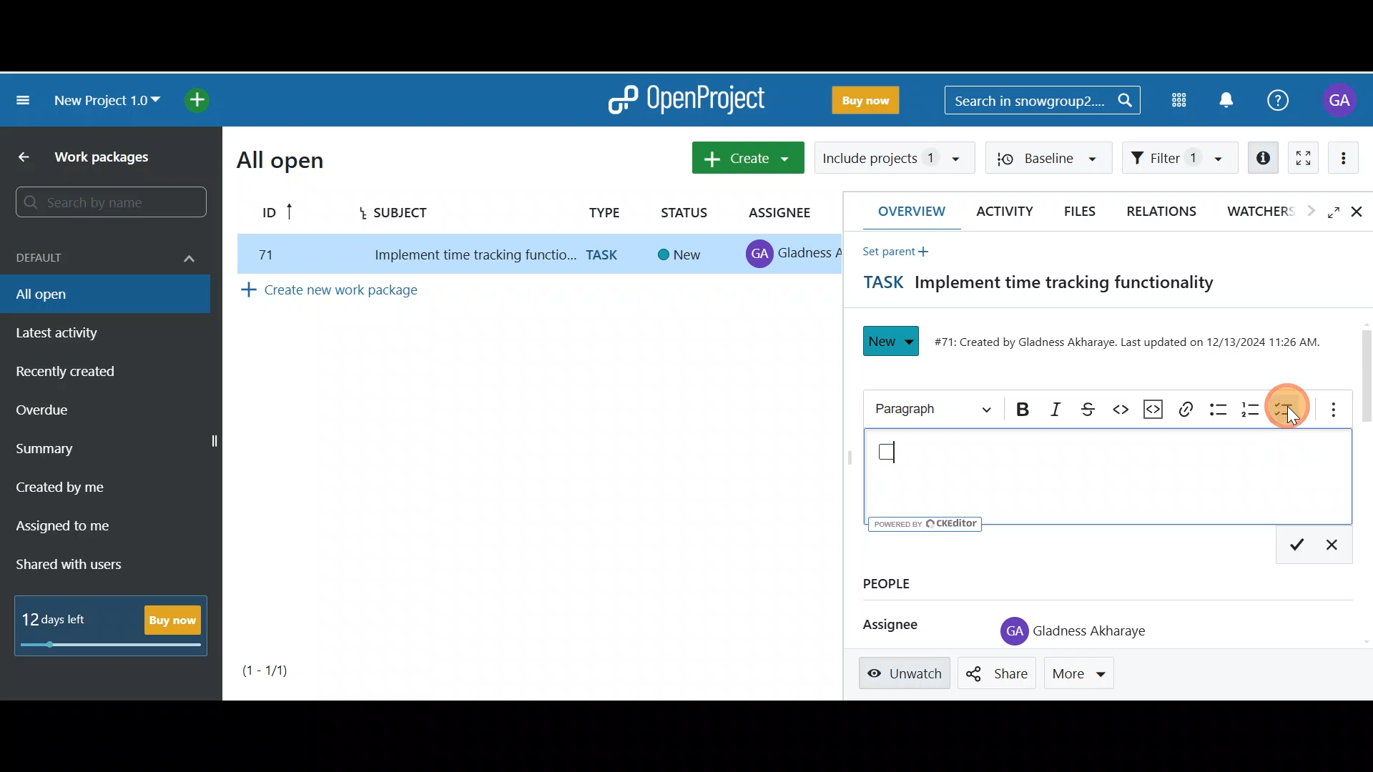 The width and height of the screenshot is (1373, 772). I want to click on Overview, so click(905, 211).